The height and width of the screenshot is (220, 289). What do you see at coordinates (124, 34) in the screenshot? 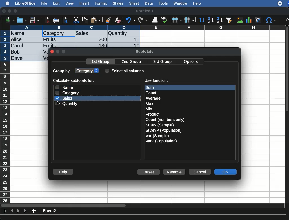
I see `quantity` at bounding box center [124, 34].